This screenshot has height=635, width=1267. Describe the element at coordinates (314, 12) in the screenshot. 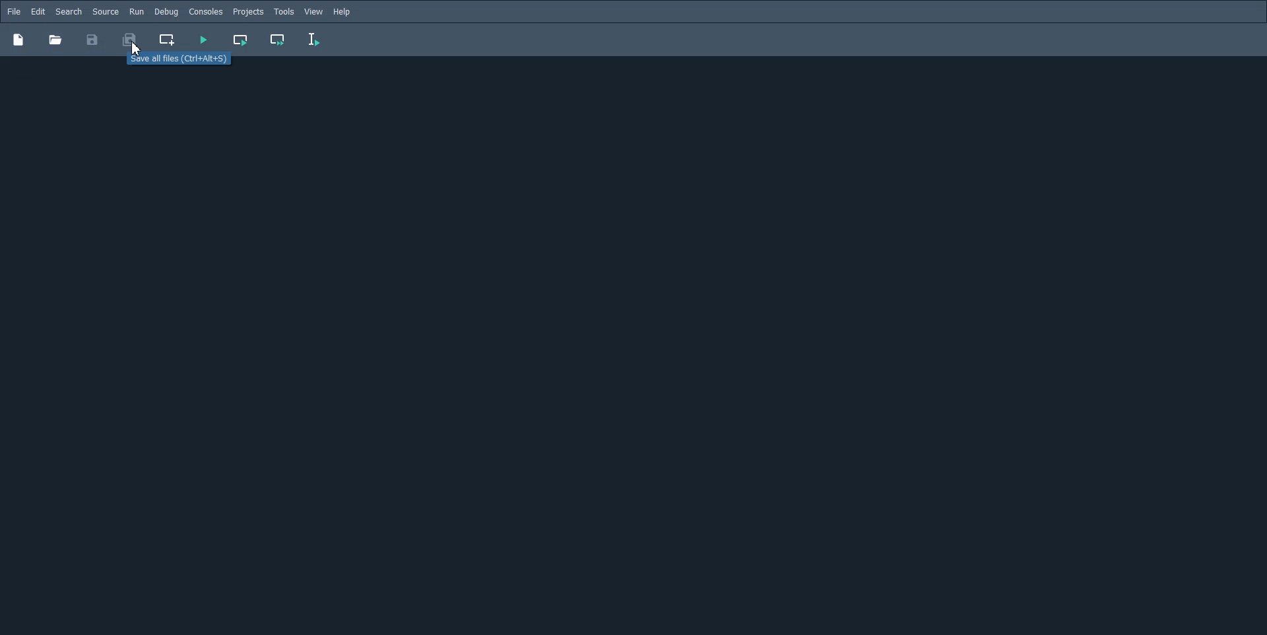

I see `view` at that location.